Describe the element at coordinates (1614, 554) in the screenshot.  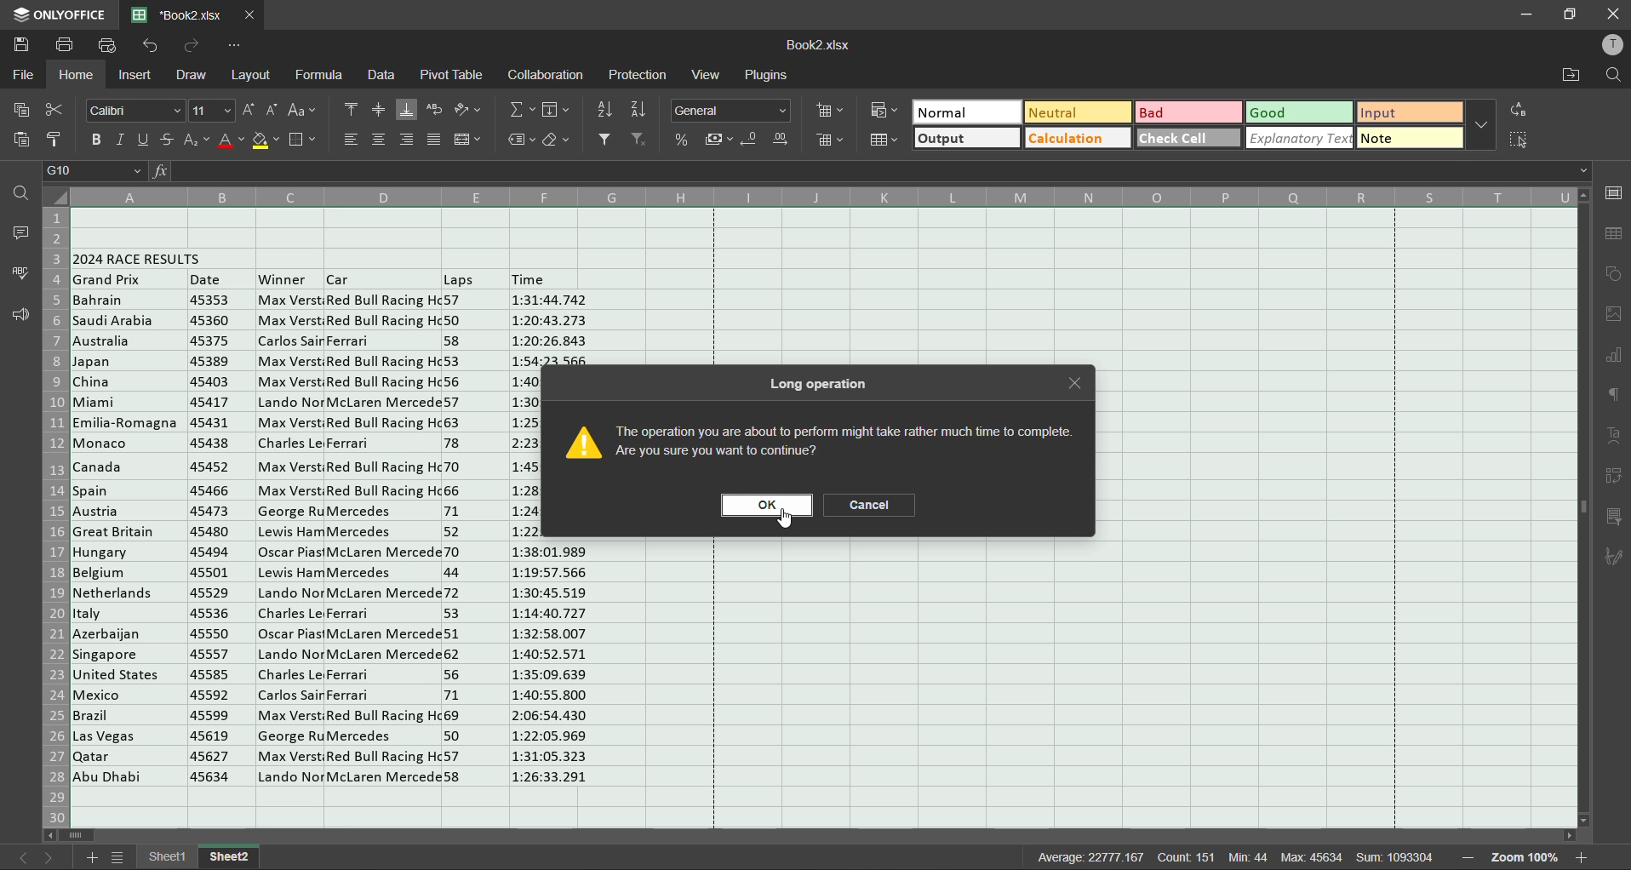
I see `signature` at that location.